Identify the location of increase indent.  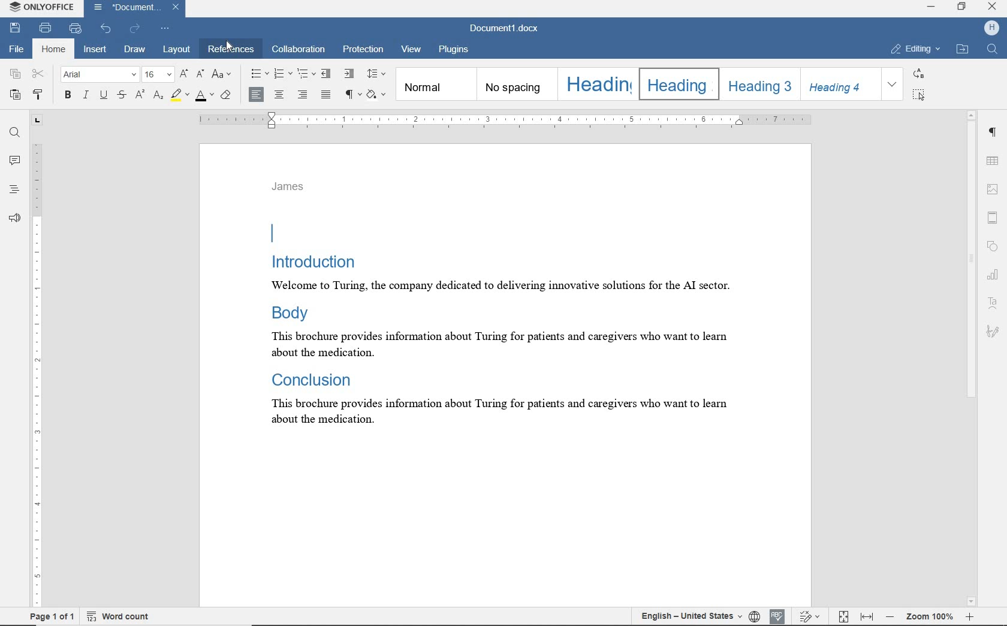
(350, 74).